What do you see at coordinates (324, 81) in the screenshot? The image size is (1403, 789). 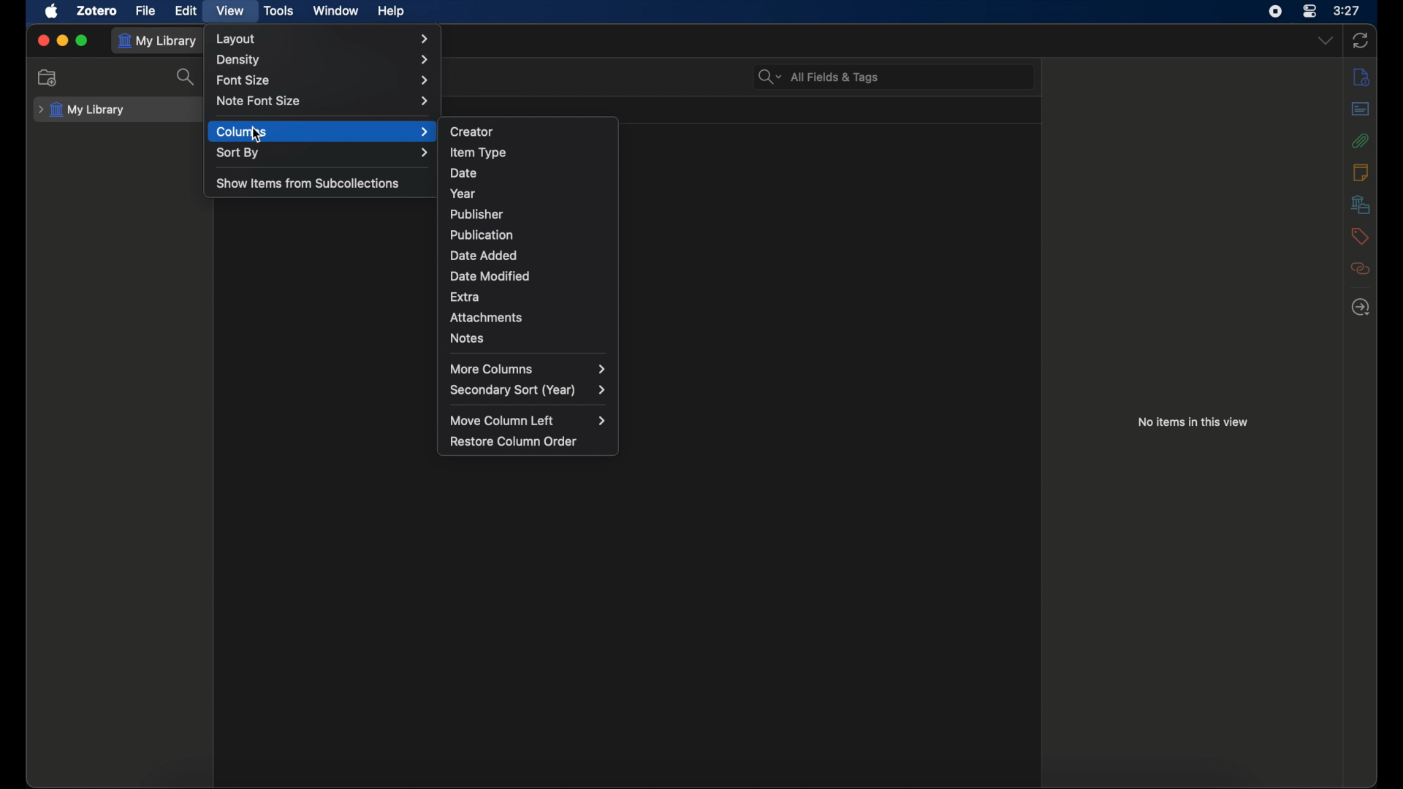 I see `font size` at bounding box center [324, 81].